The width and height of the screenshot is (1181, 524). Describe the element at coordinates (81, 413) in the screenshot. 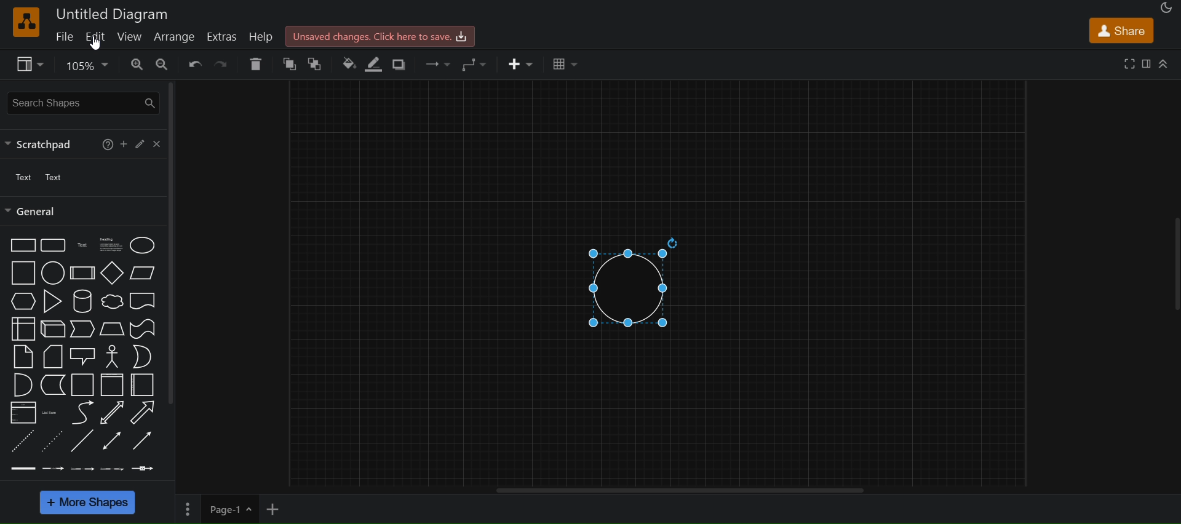

I see `curve` at that location.